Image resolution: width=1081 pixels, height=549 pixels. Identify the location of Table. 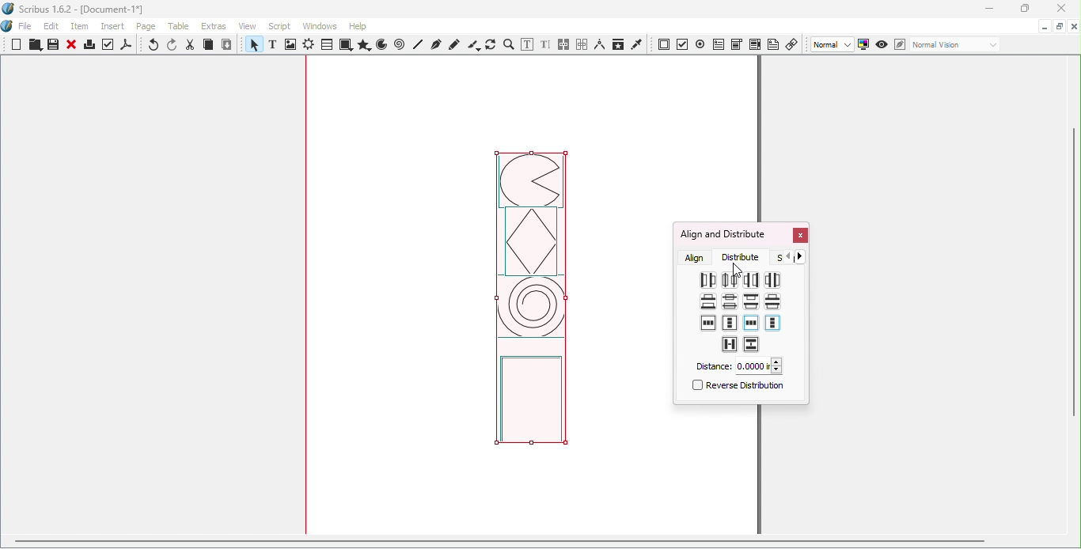
(326, 45).